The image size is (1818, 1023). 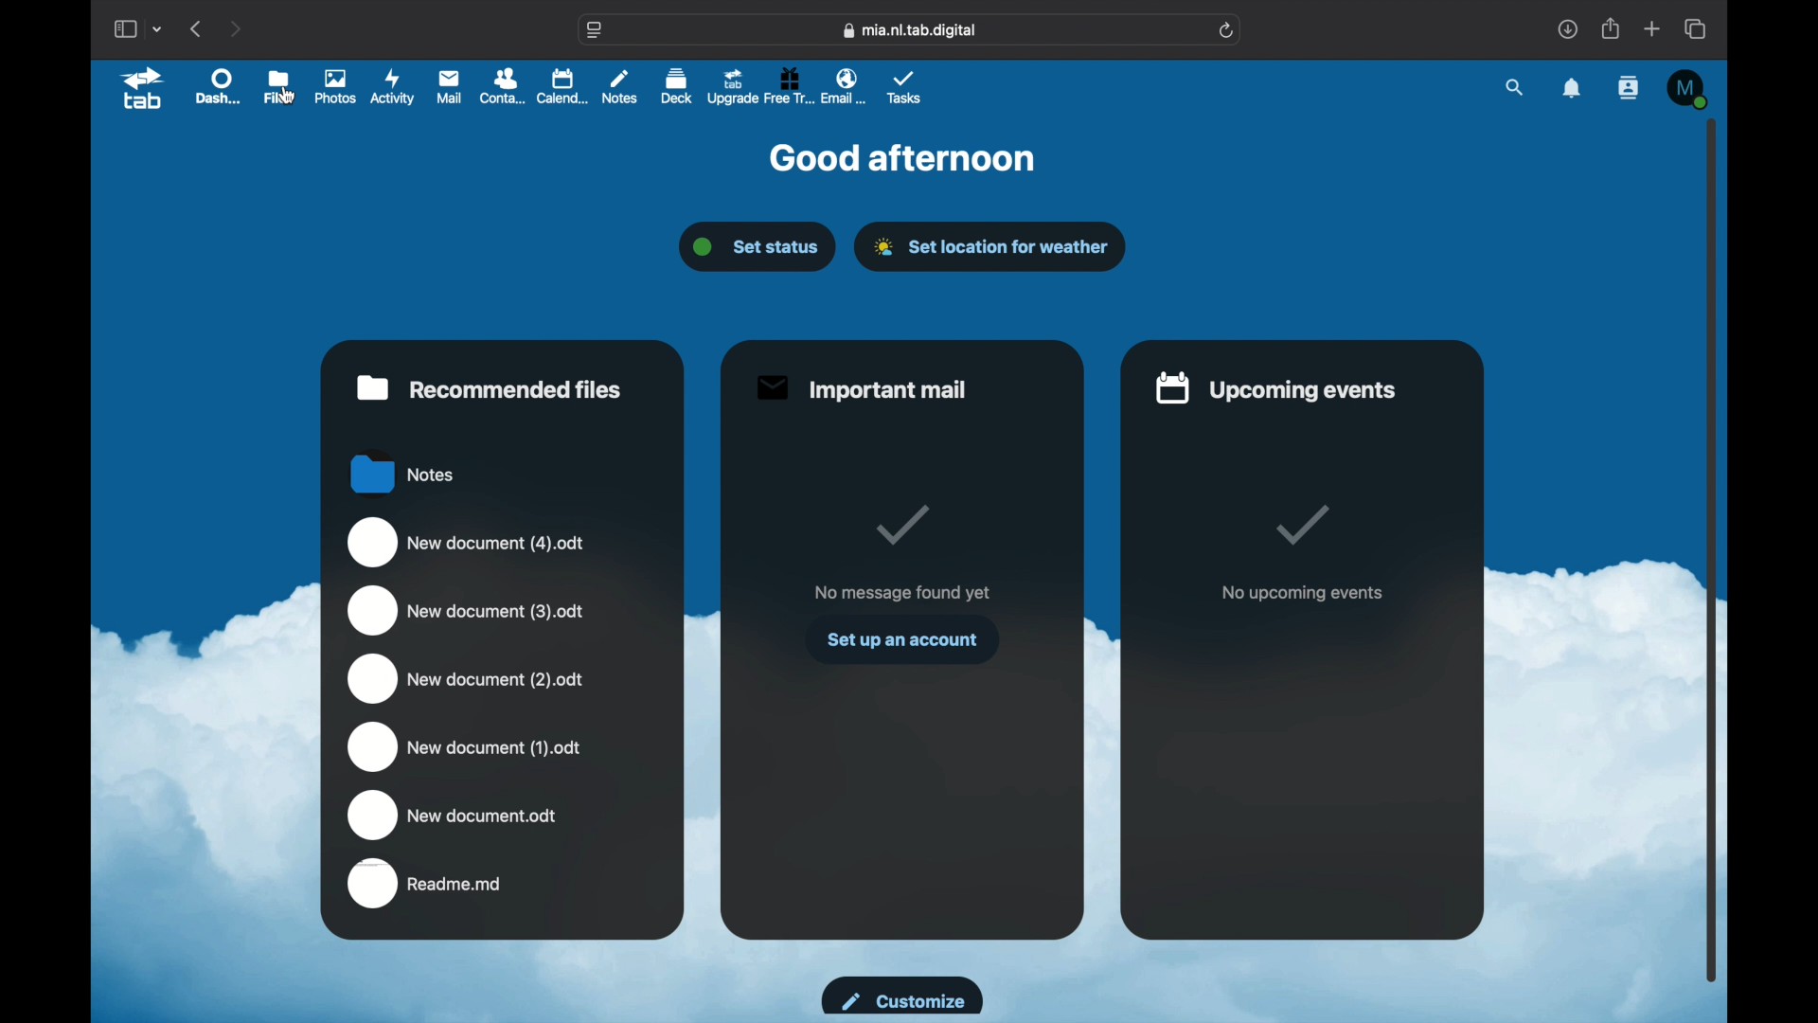 What do you see at coordinates (334, 86) in the screenshot?
I see `photos` at bounding box center [334, 86].